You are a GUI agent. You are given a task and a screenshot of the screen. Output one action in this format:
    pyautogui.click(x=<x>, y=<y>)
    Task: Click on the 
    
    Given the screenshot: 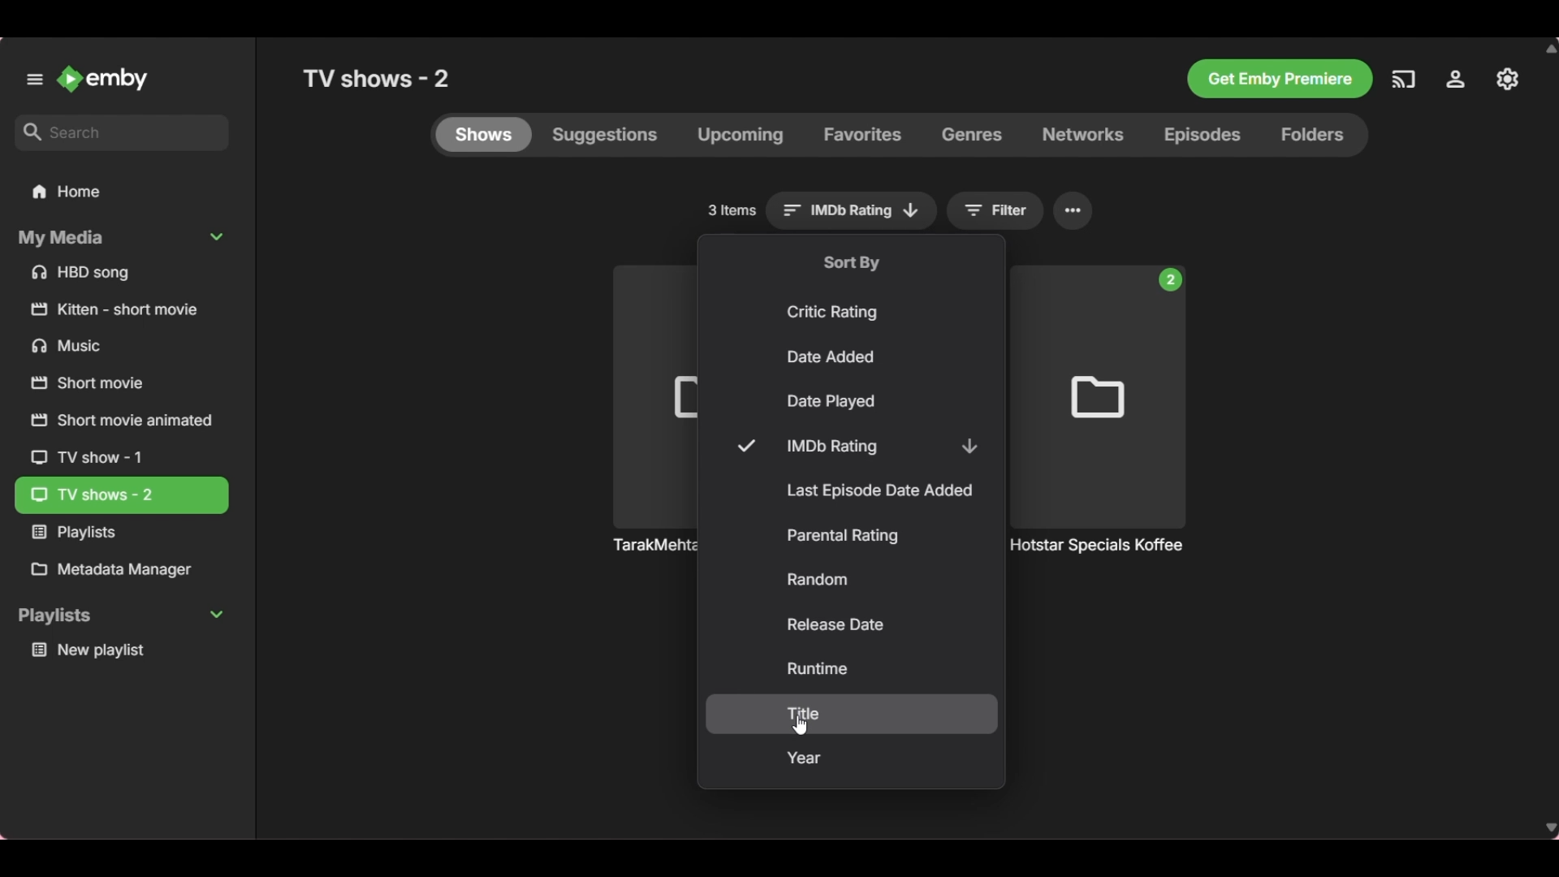 What is the action you would take?
    pyautogui.click(x=99, y=387)
    